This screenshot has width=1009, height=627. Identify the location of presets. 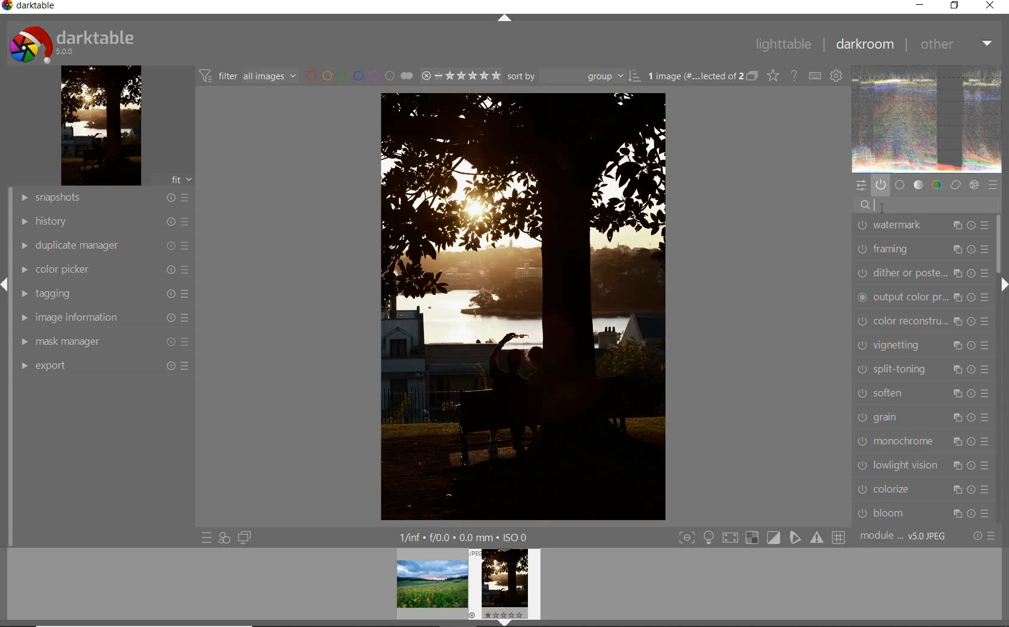
(993, 184).